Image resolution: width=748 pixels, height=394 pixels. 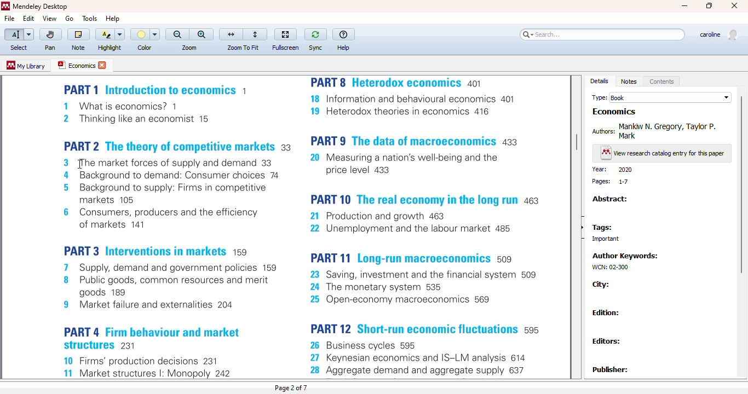 I want to click on view research catalog entry for this paper, so click(x=663, y=154).